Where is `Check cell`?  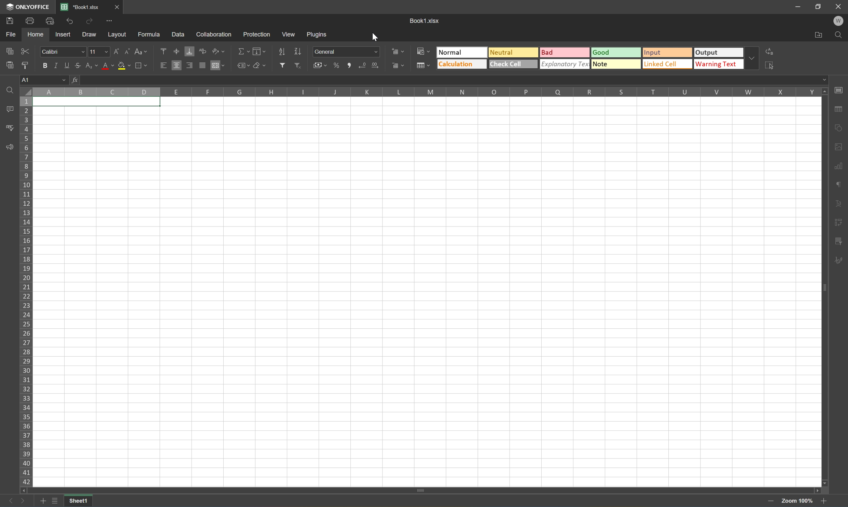
Check cell is located at coordinates (513, 64).